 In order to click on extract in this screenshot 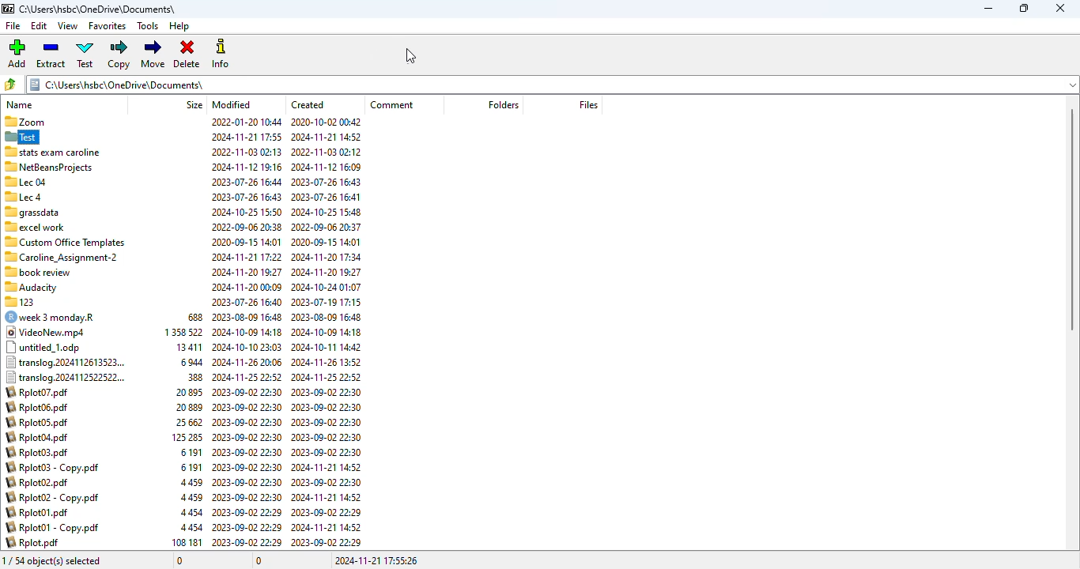, I will do `click(51, 55)`.